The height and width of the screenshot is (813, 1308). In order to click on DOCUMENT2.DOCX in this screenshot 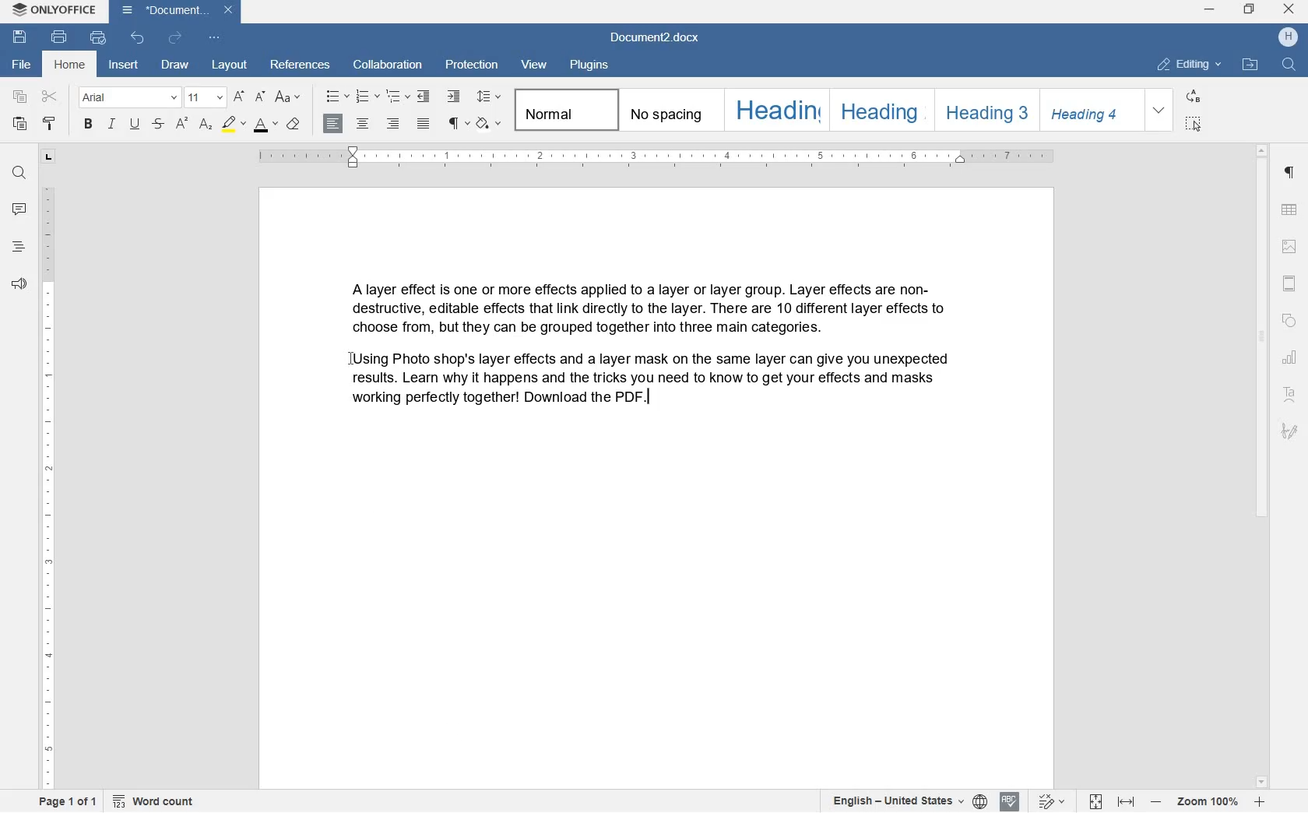, I will do `click(658, 38)`.